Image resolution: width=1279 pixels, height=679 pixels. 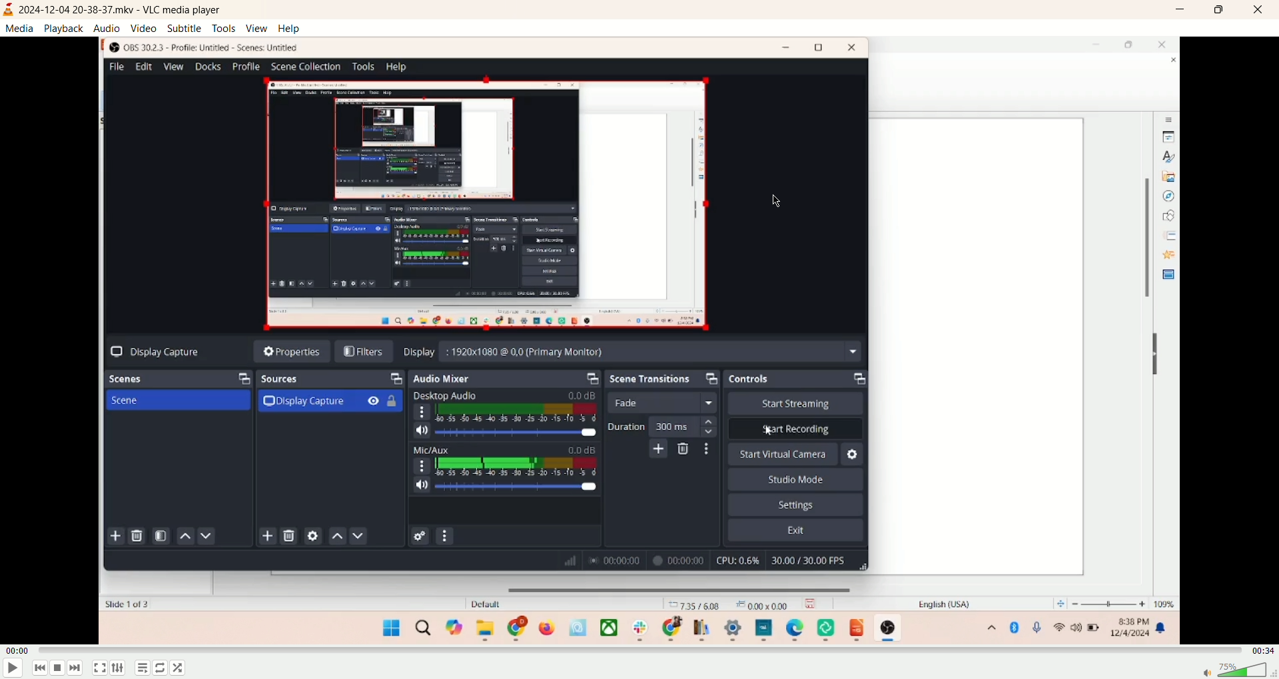 I want to click on main screen, so click(x=640, y=339).